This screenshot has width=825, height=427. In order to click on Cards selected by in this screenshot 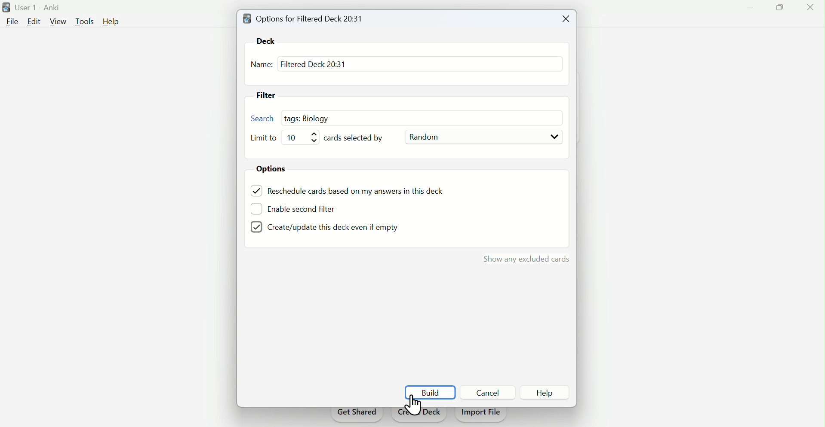, I will do `click(358, 138)`.